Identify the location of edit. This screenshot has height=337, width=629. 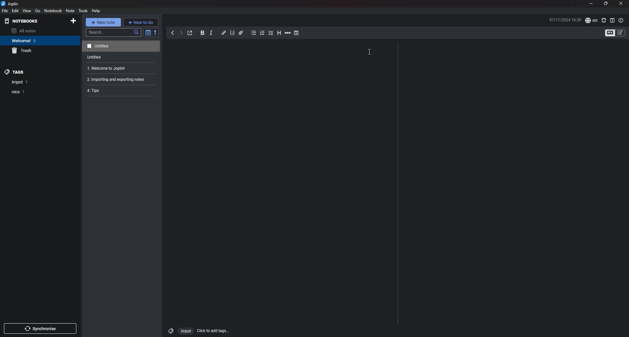
(15, 10).